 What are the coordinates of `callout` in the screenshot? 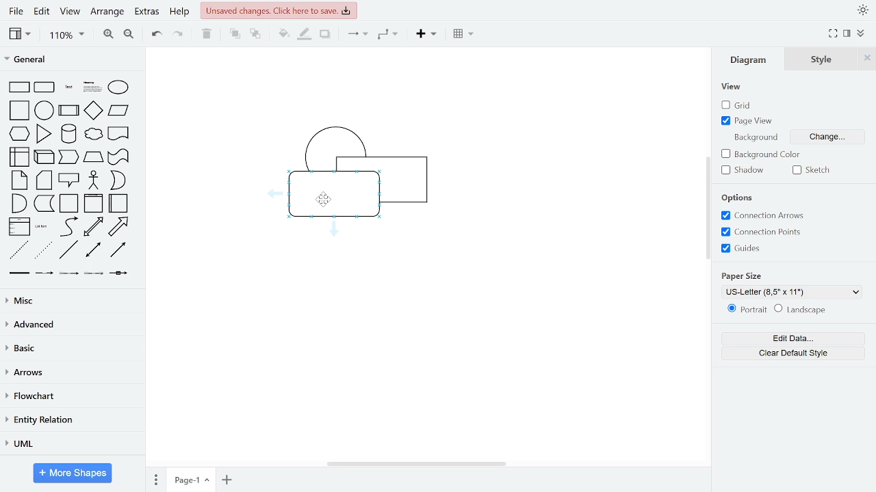 It's located at (69, 179).